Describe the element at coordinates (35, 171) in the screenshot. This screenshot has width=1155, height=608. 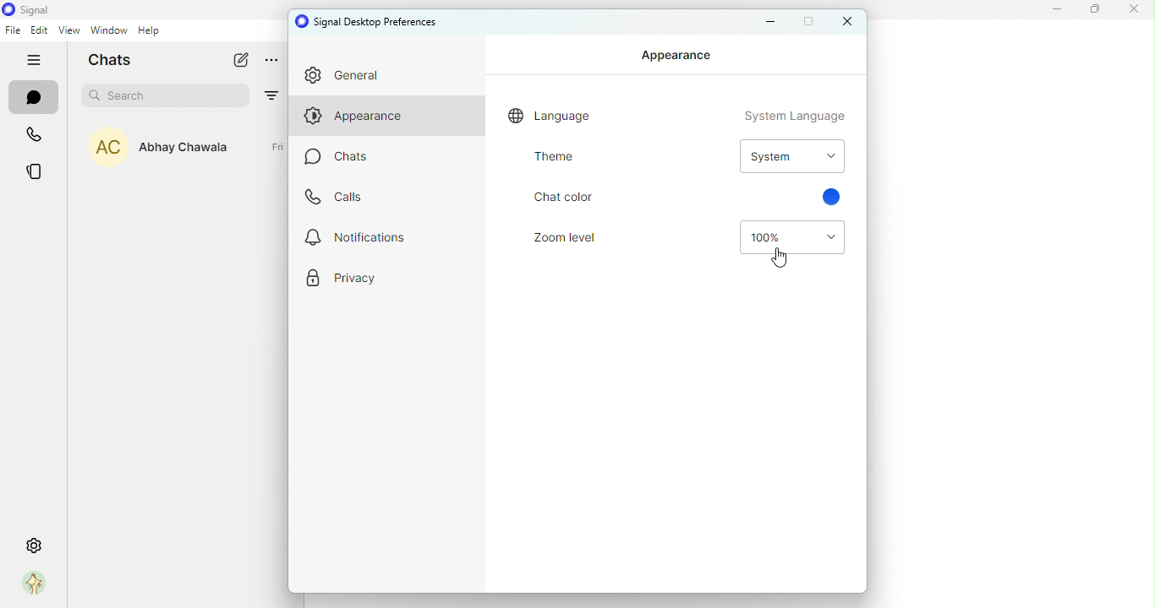
I see `stories` at that location.